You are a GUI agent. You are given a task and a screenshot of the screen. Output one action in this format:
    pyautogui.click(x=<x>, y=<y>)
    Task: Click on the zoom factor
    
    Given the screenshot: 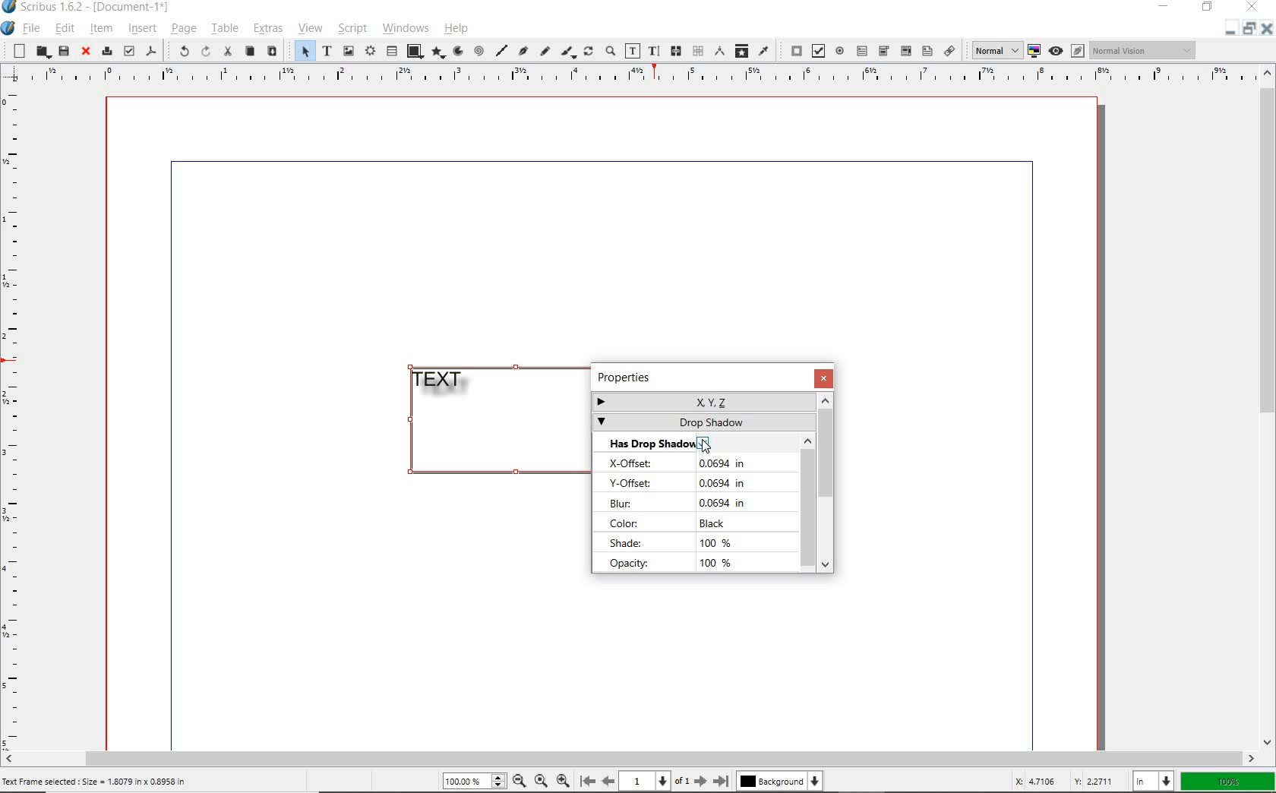 What is the action you would take?
    pyautogui.click(x=1229, y=781)
    